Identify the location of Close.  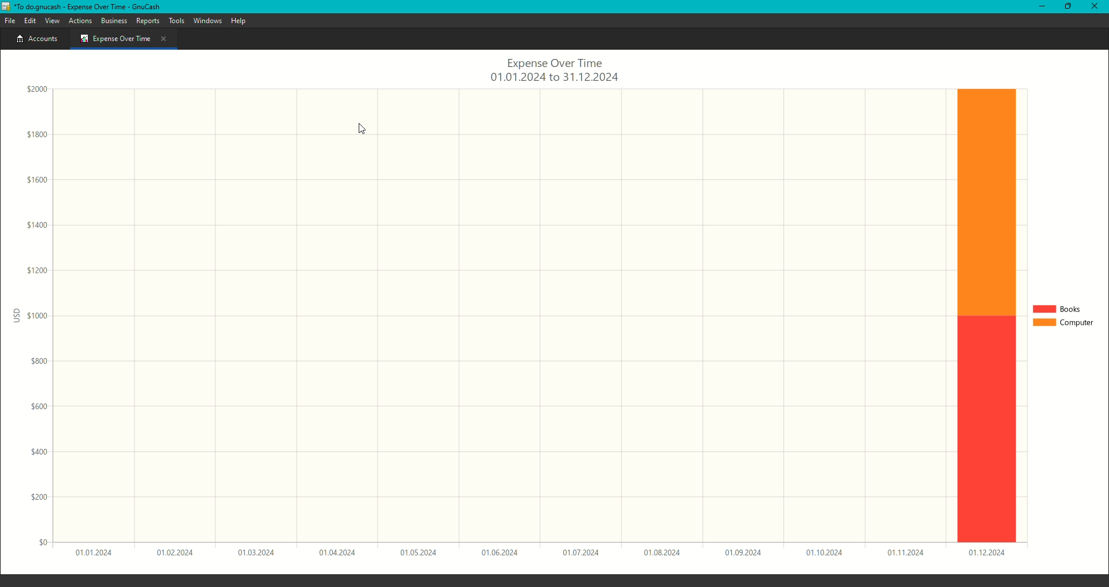
(1095, 8).